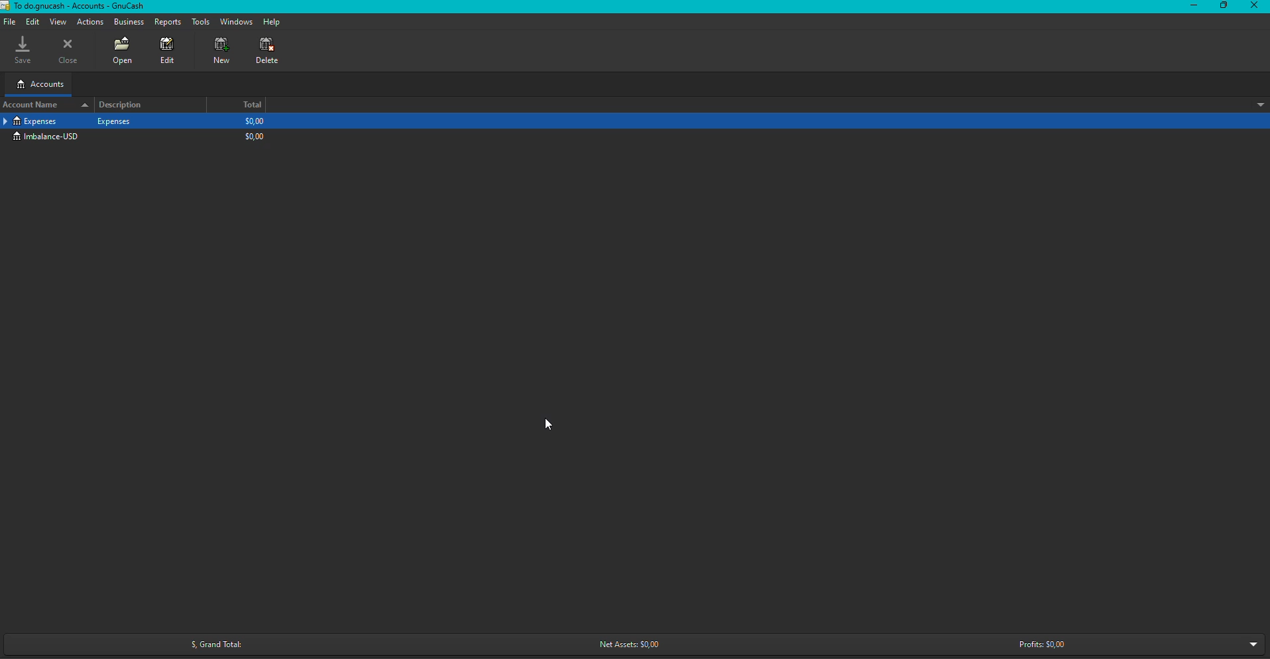 This screenshot has height=659, width=1270. Describe the element at coordinates (260, 51) in the screenshot. I see `Delete` at that location.